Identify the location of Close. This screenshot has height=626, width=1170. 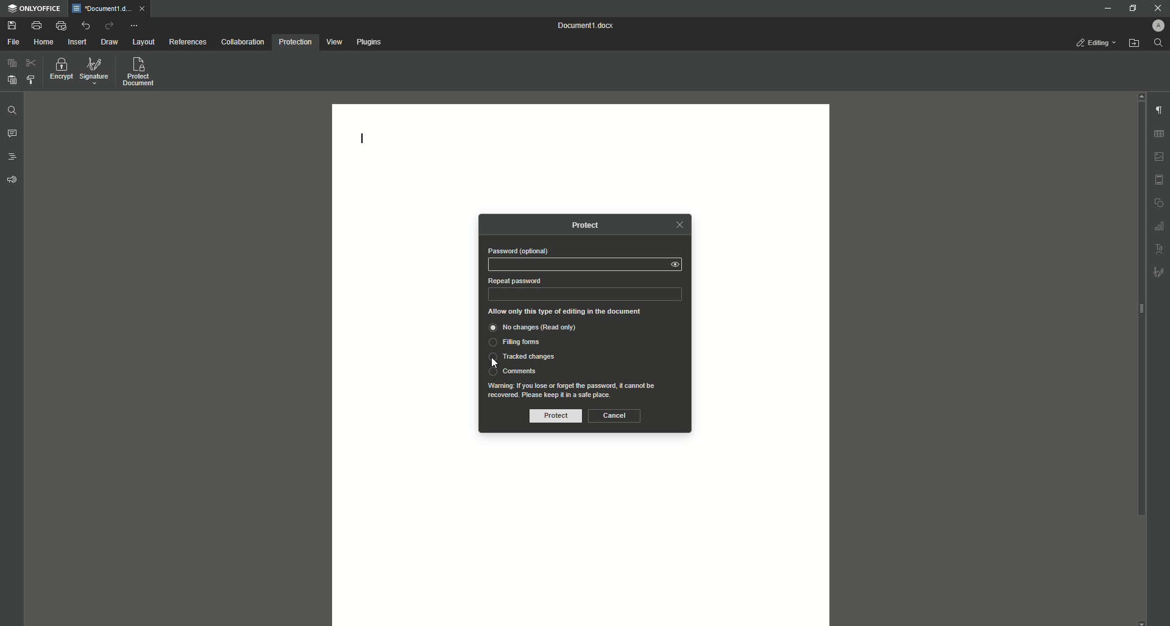
(679, 225).